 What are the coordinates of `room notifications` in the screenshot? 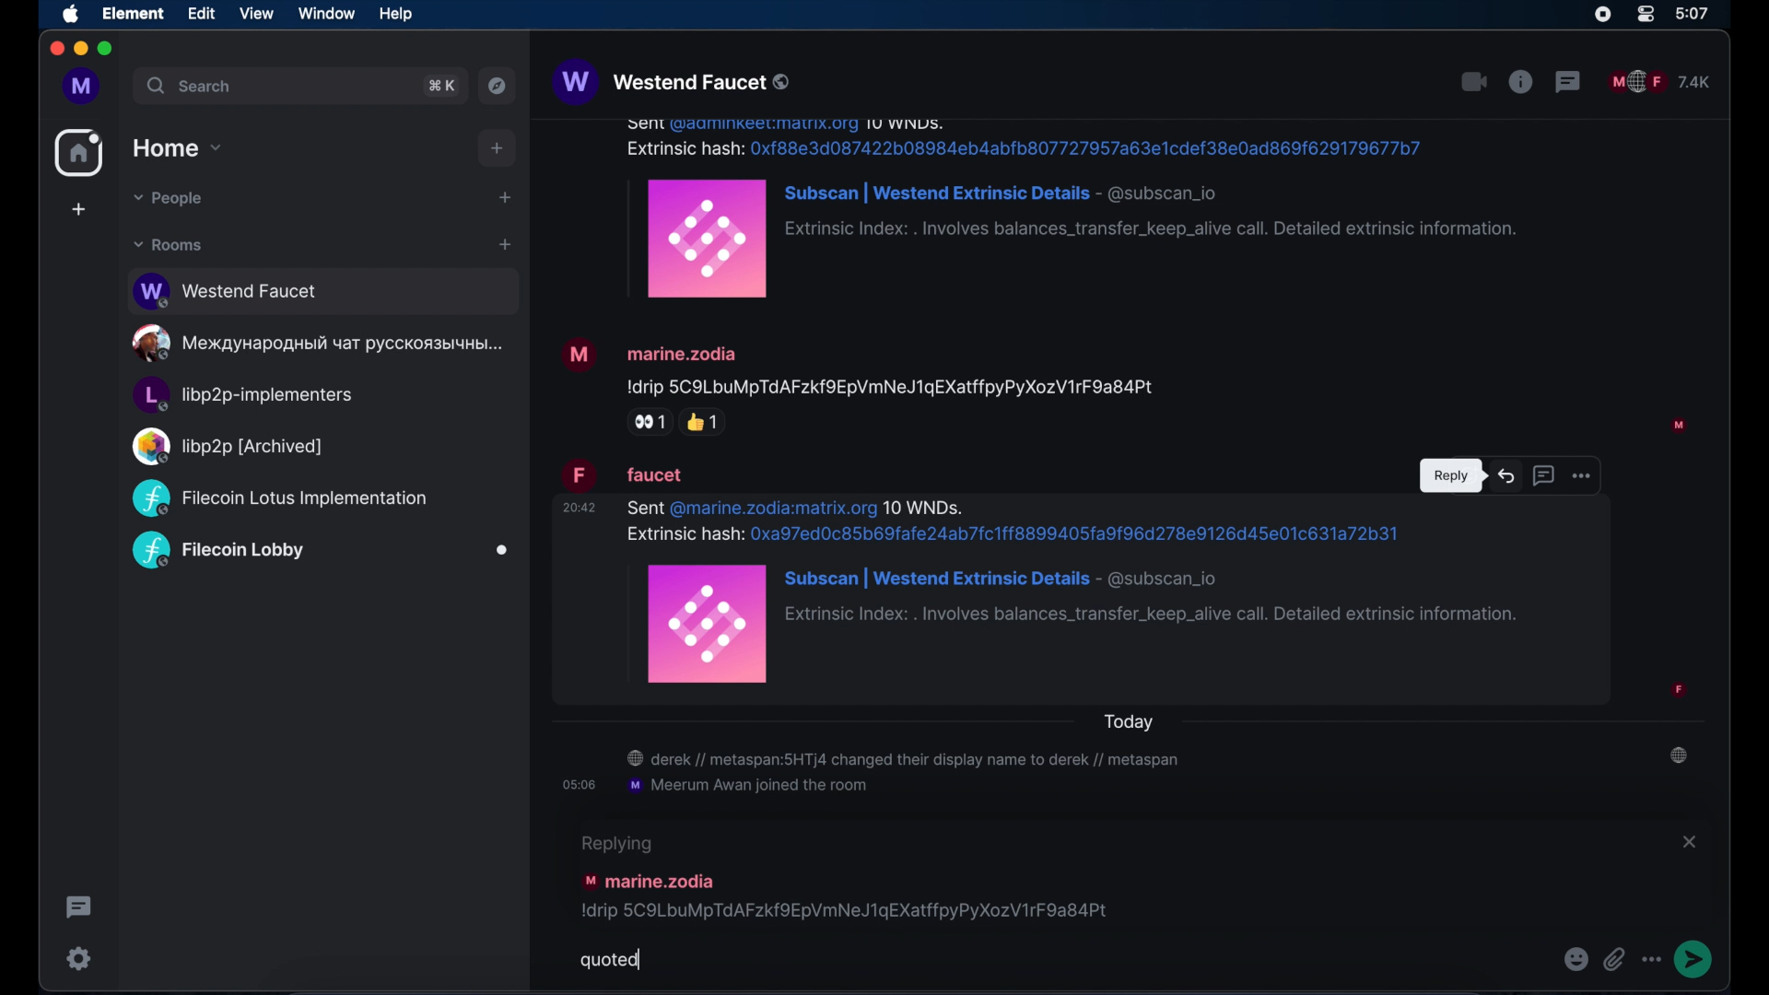 It's located at (1132, 774).